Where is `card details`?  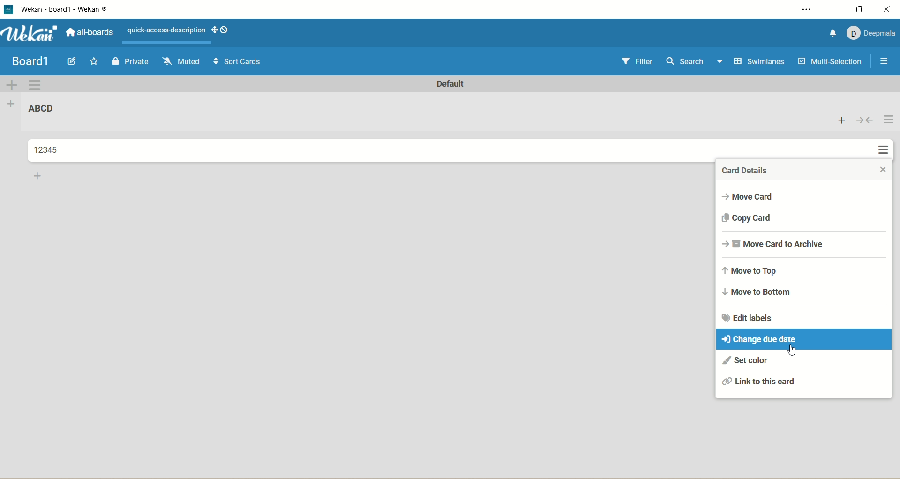 card details is located at coordinates (749, 170).